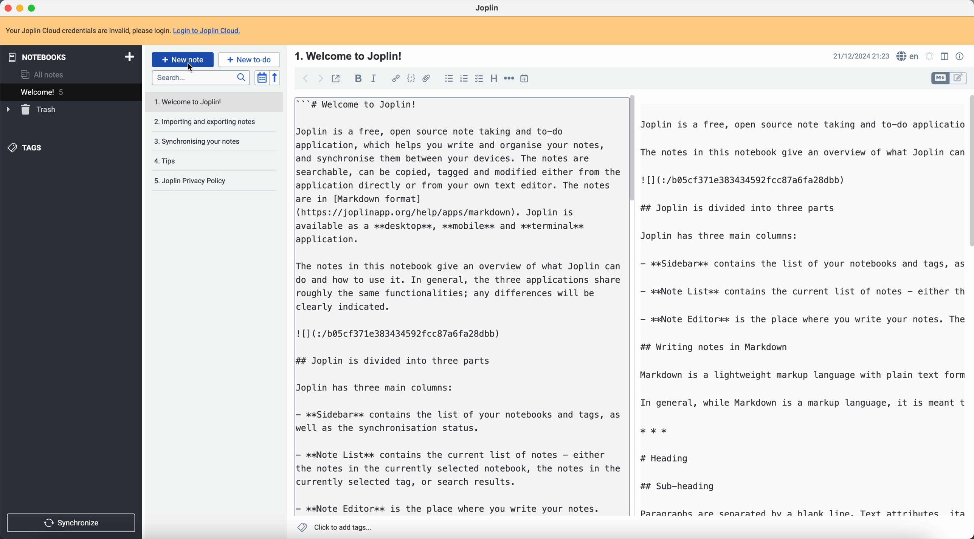 Image resolution: width=974 pixels, height=539 pixels. Describe the element at coordinates (630, 150) in the screenshot. I see `scroll bar` at that location.